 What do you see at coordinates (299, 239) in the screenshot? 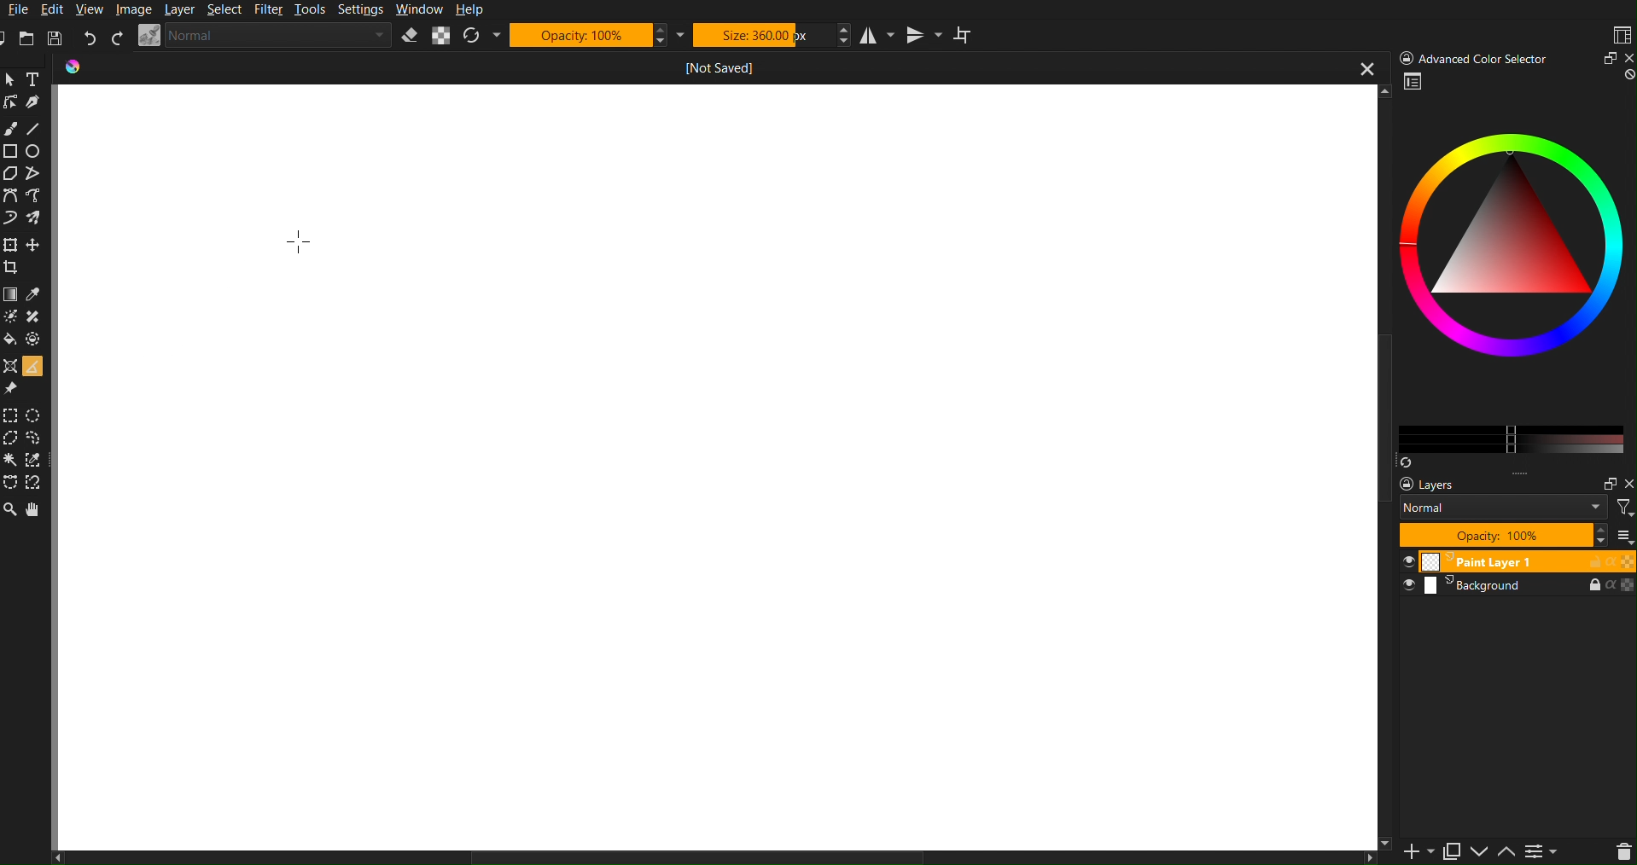
I see `Cursor` at bounding box center [299, 239].